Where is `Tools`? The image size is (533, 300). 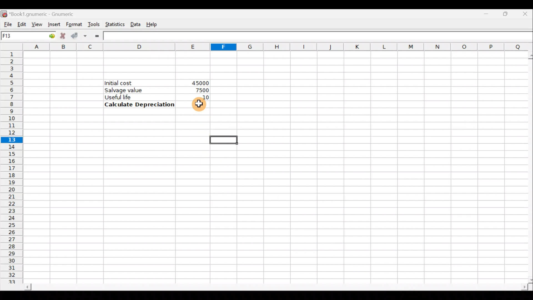
Tools is located at coordinates (94, 24).